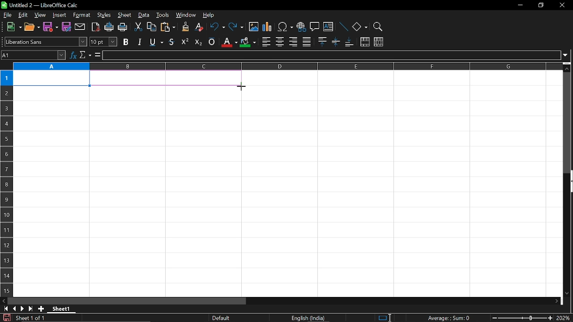  Describe the element at coordinates (97, 55) in the screenshot. I see `formula` at that location.